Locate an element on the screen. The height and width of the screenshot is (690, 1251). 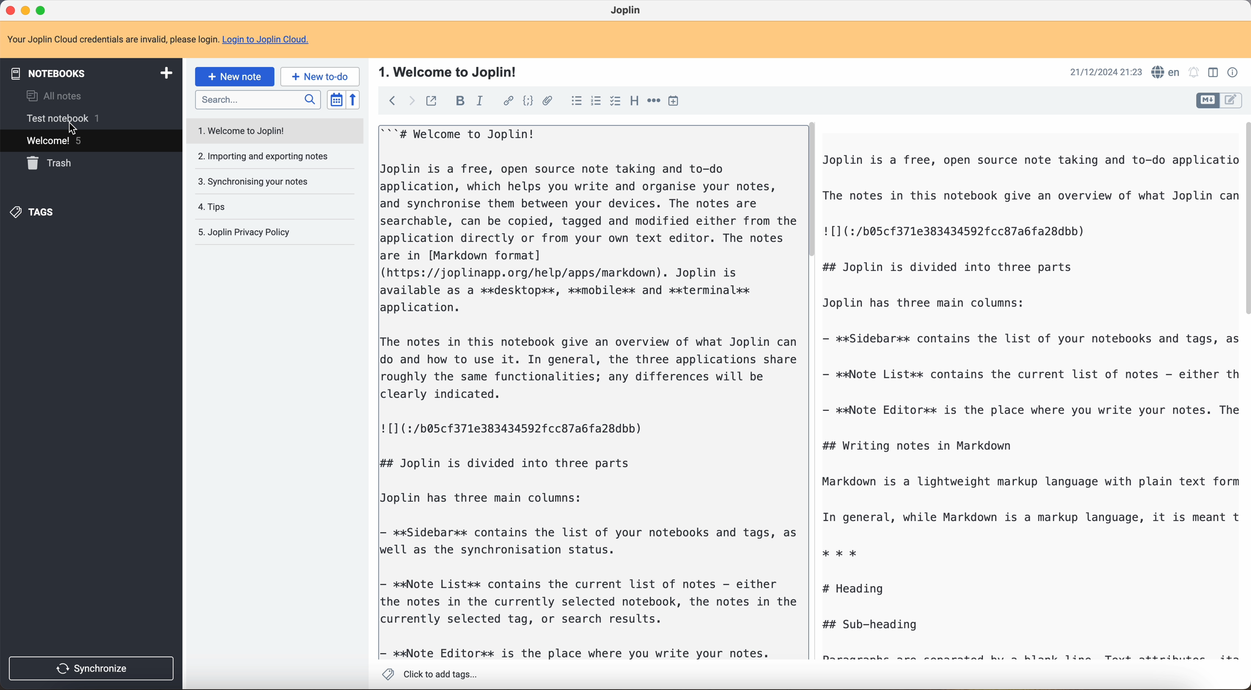
code is located at coordinates (527, 102).